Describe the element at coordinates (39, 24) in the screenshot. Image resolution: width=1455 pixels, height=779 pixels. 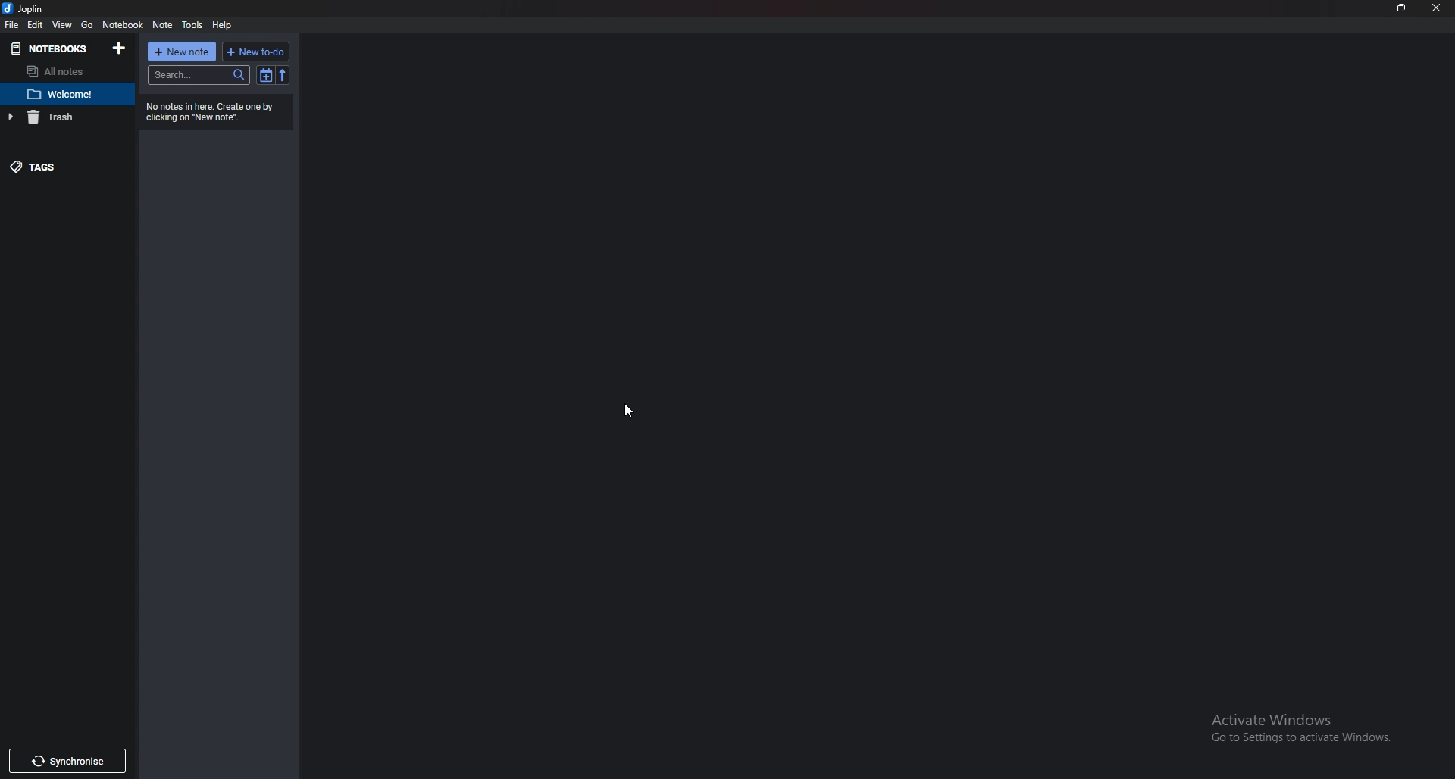
I see `edit` at that location.